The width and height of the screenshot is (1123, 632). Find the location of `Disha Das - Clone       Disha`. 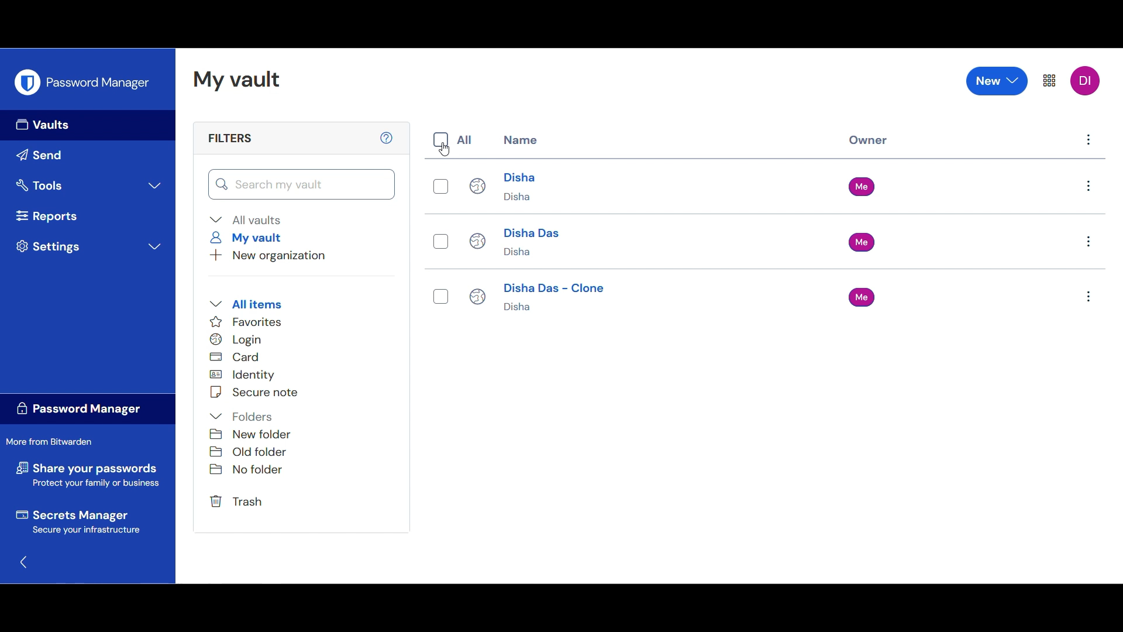

Disha Das - Clone       Disha is located at coordinates (538, 300).